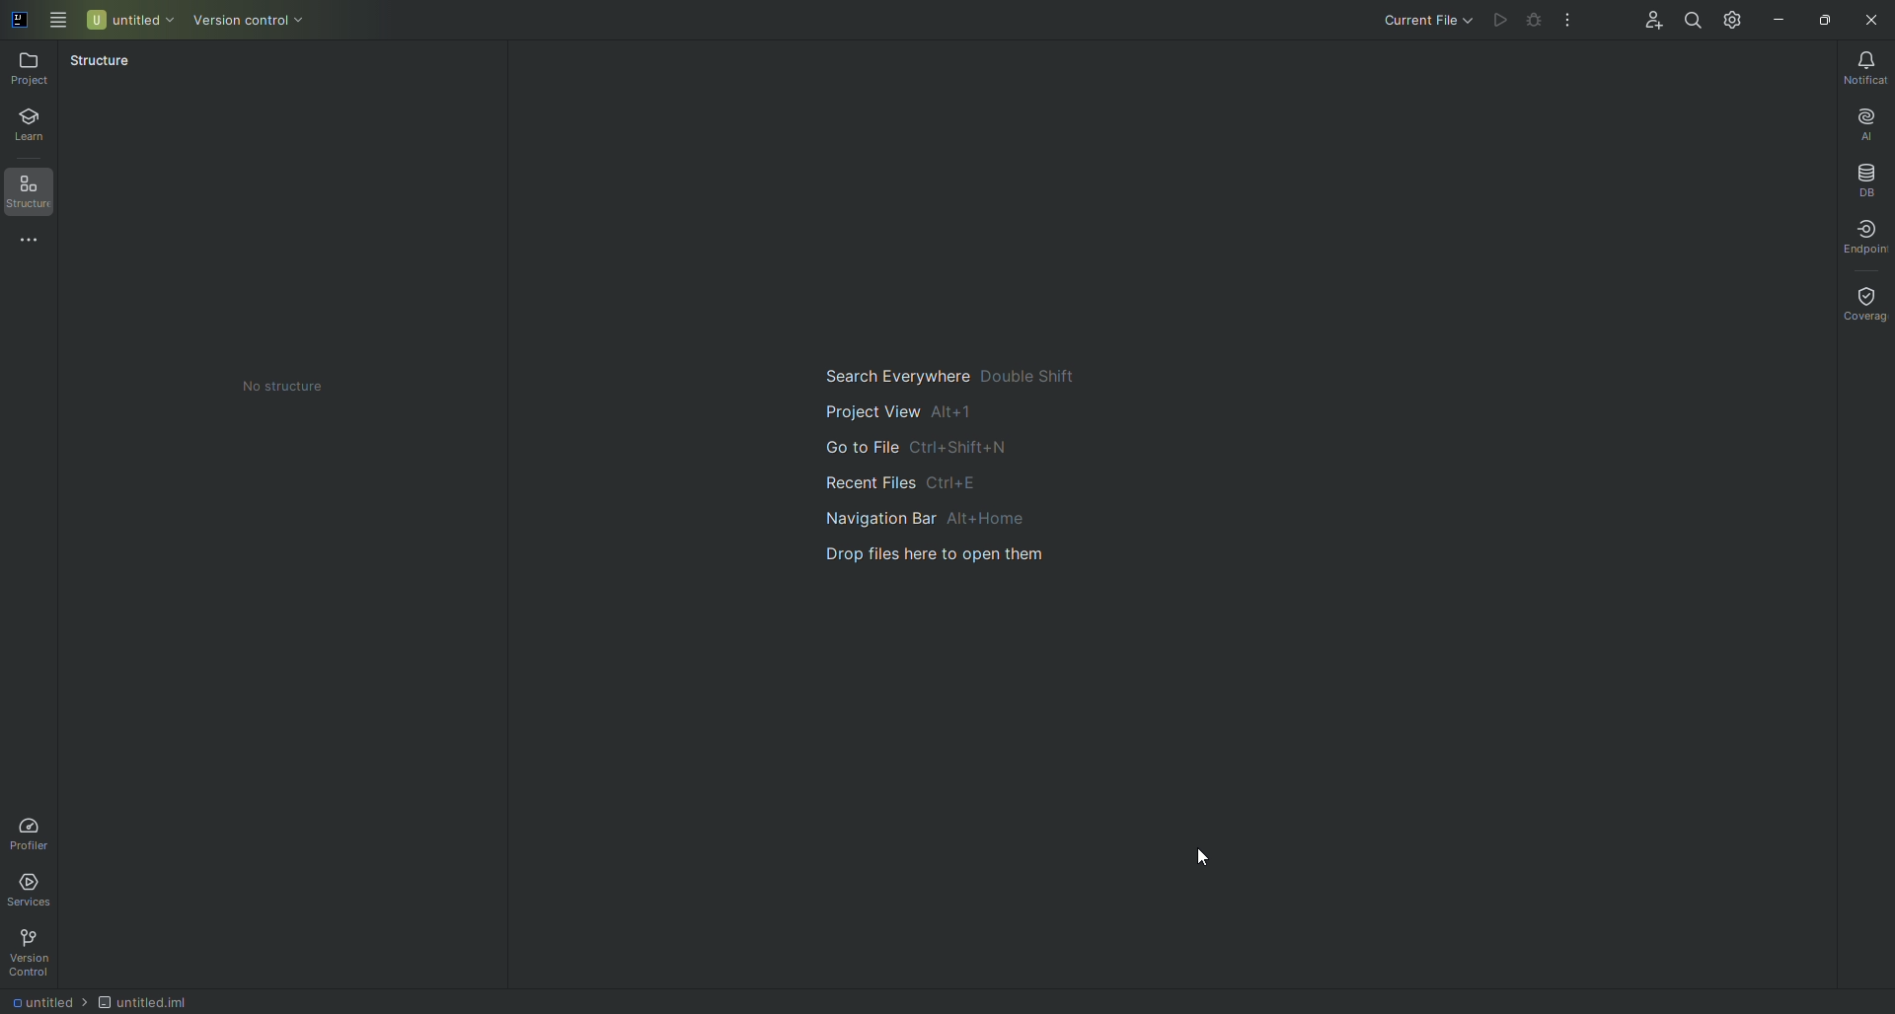  Describe the element at coordinates (1691, 19) in the screenshot. I see `Search` at that location.